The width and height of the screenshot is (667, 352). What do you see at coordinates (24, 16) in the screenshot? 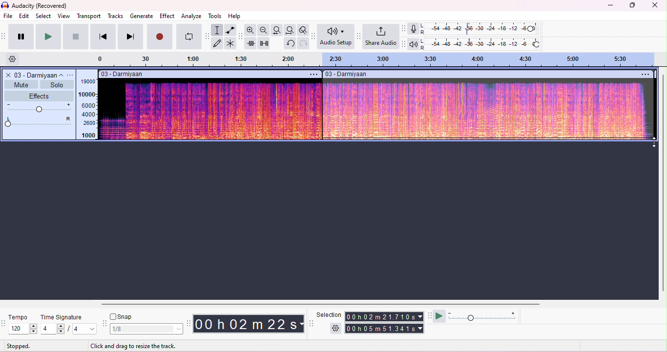
I see `edit` at bounding box center [24, 16].